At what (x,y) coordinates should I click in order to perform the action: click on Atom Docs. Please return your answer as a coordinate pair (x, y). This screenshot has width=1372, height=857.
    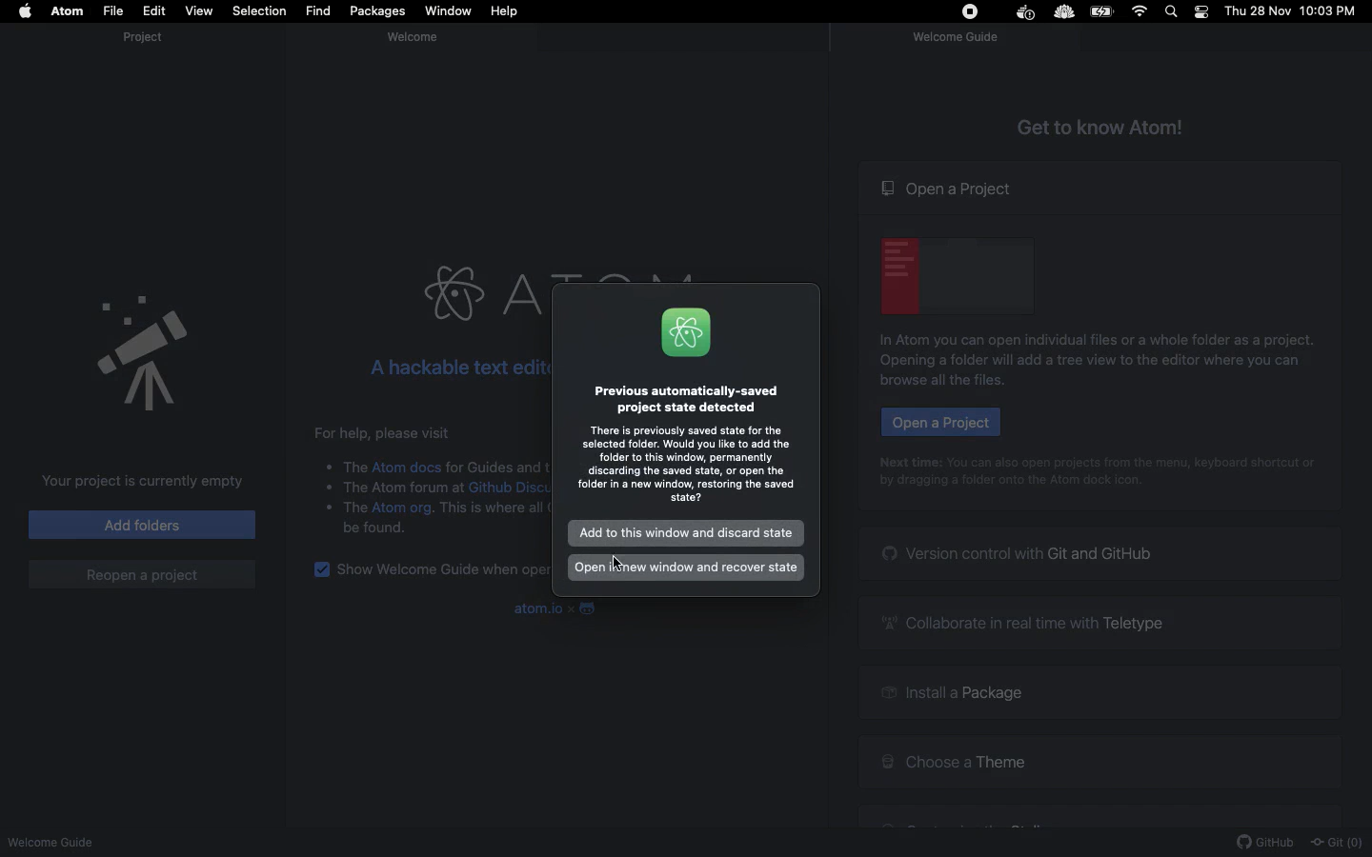
    Looking at the image, I should click on (408, 466).